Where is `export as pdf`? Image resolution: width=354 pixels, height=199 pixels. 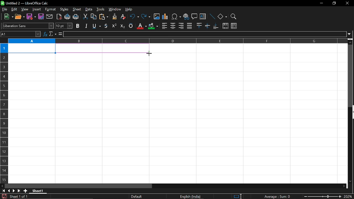 export as pdf is located at coordinates (58, 17).